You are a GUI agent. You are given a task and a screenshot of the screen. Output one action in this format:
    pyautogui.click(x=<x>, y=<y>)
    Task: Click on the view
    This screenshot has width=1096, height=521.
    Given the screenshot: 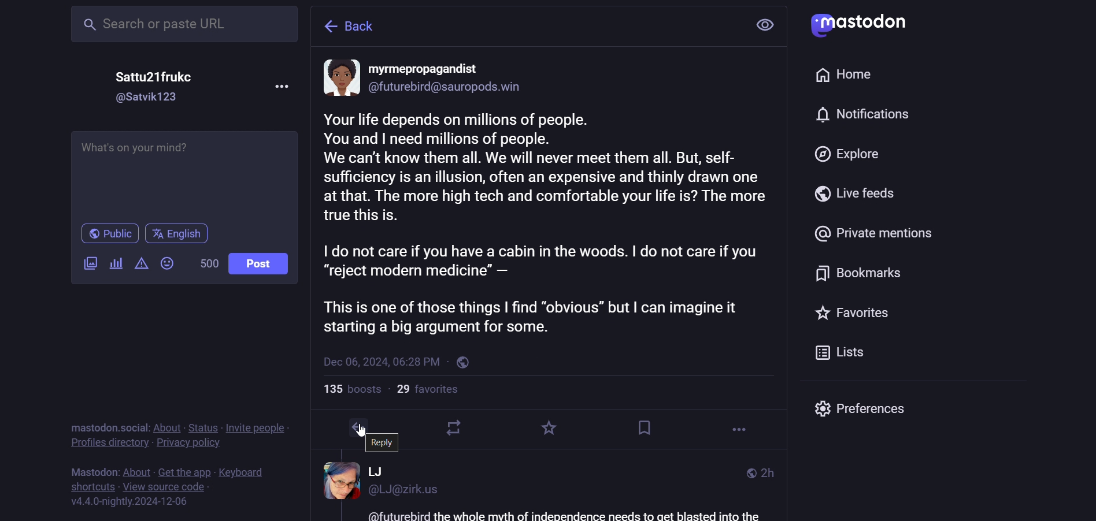 What is the action you would take?
    pyautogui.click(x=768, y=25)
    